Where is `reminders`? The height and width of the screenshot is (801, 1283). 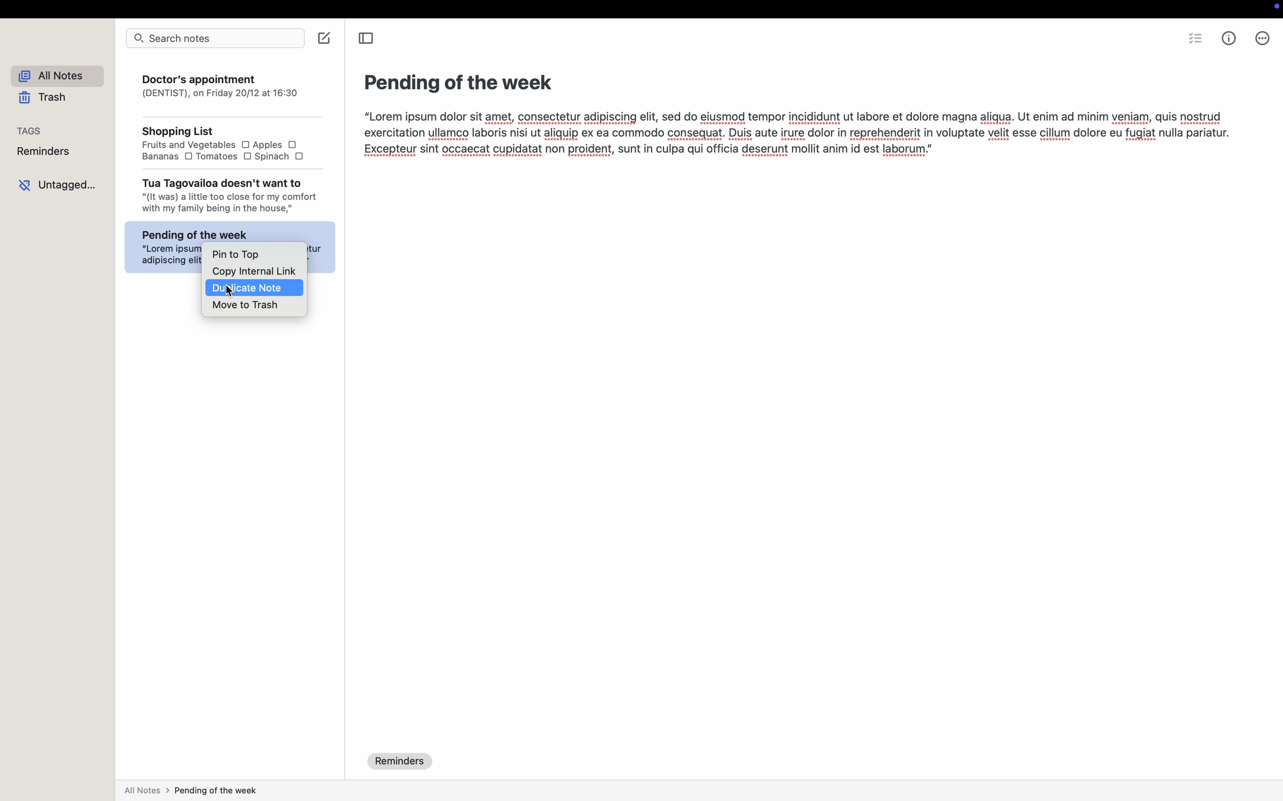 reminders is located at coordinates (46, 152).